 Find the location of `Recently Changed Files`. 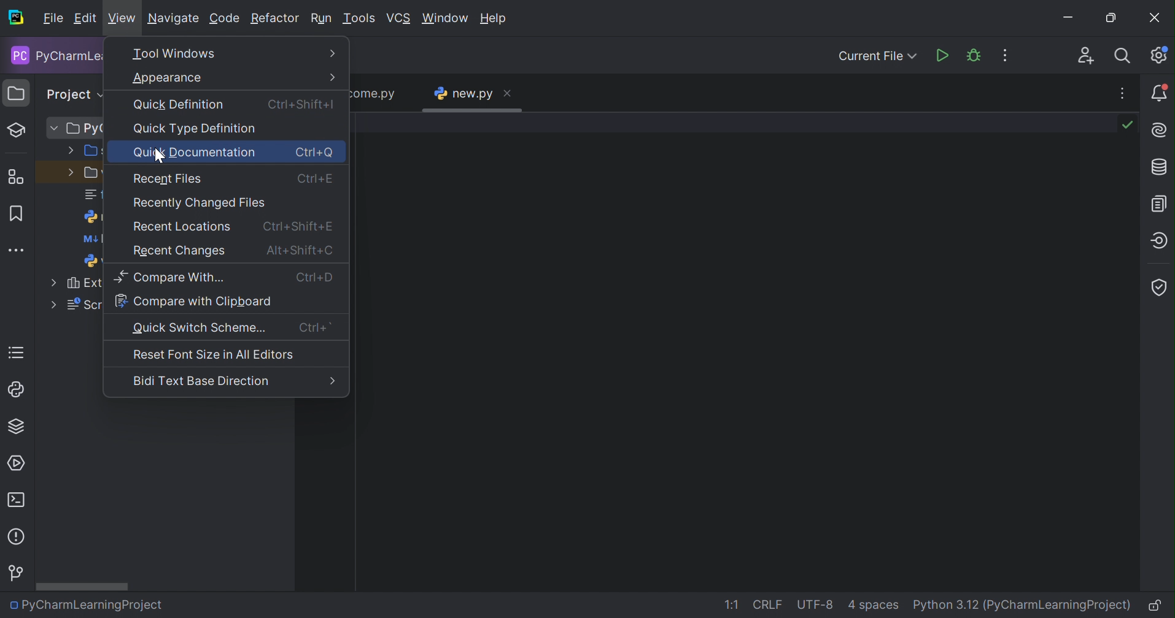

Recently Changed Files is located at coordinates (198, 205).